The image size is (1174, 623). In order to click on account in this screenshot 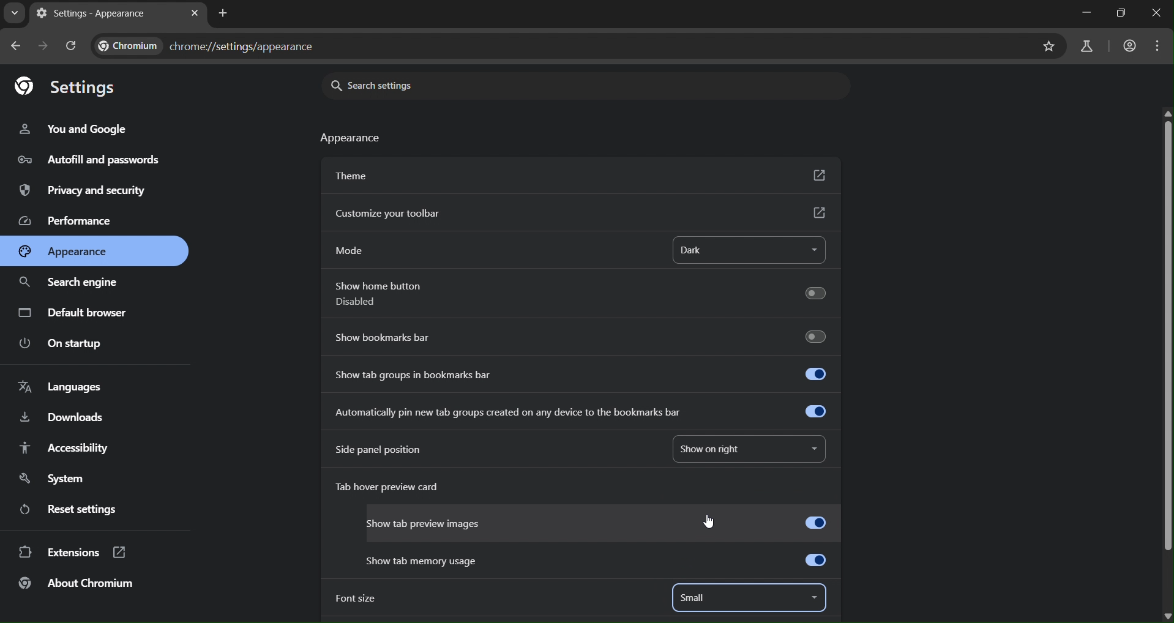, I will do `click(1129, 47)`.